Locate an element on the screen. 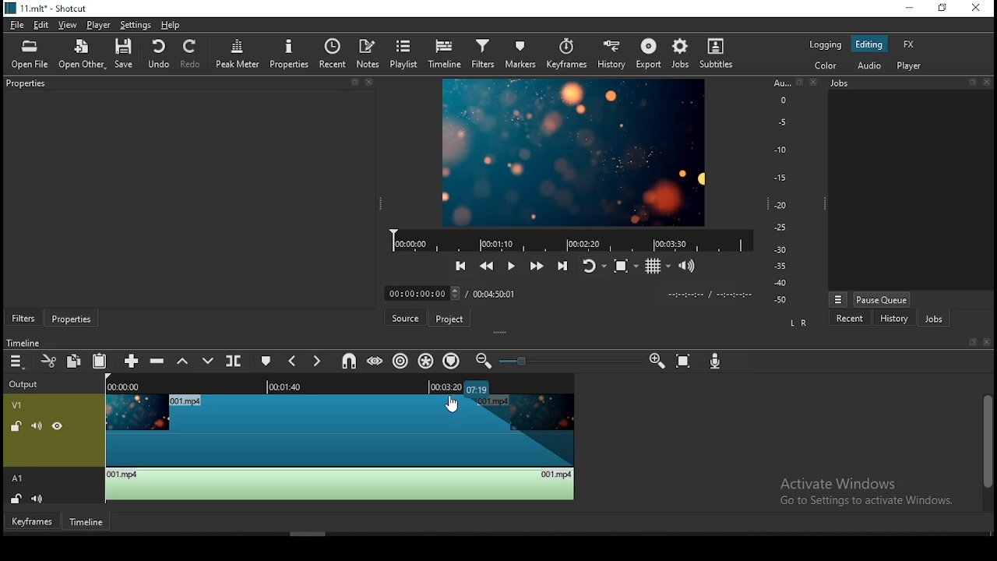 The image size is (997, 561). play/pause is located at coordinates (511, 267).